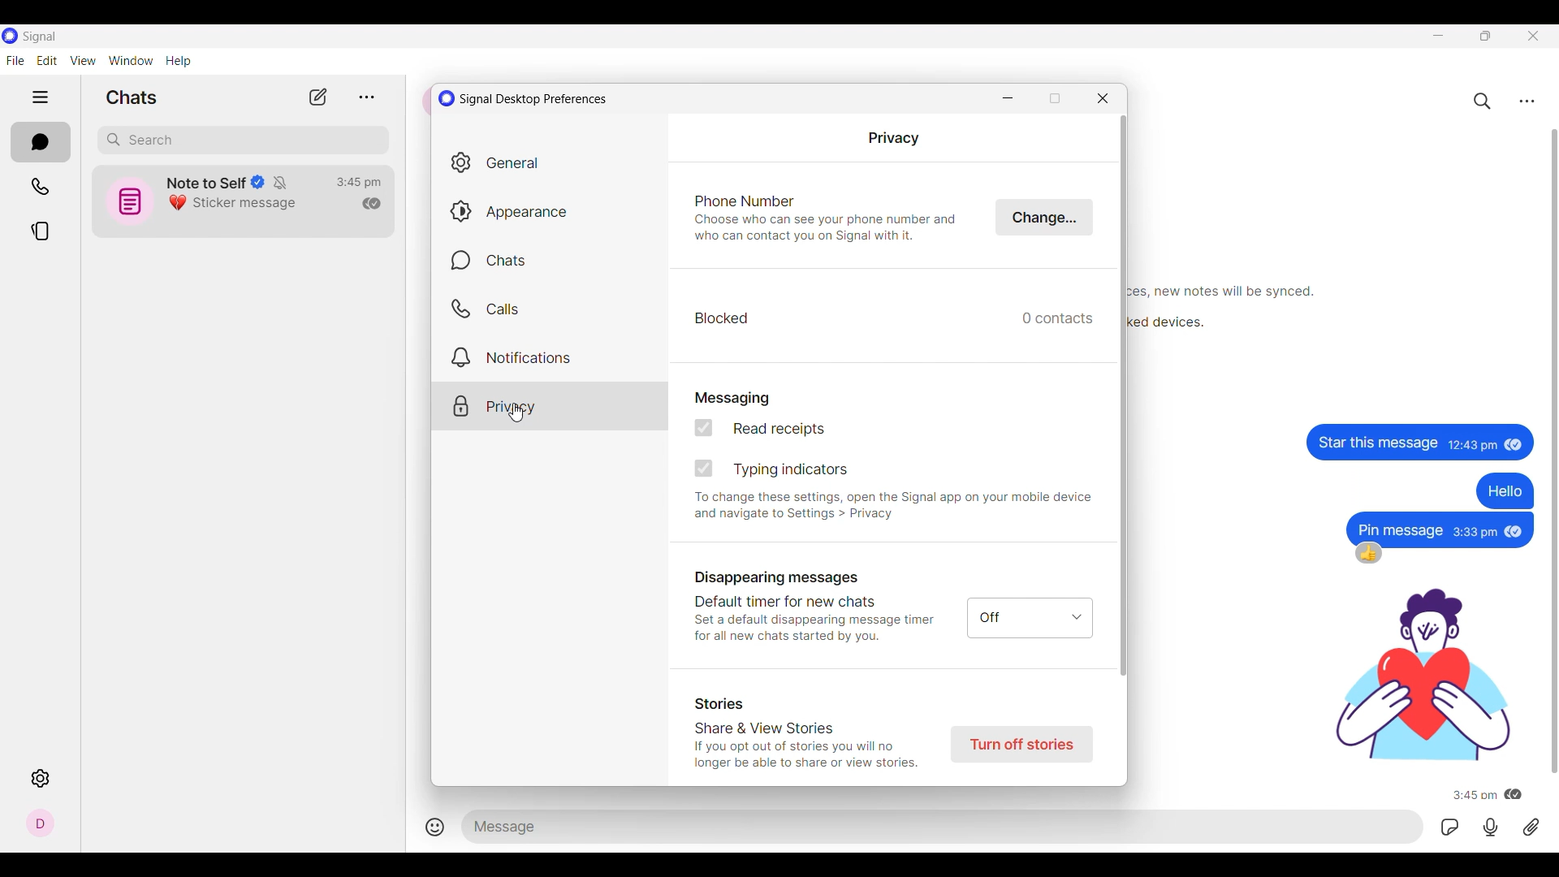 This screenshot has width=1559, height=877. What do you see at coordinates (11, 36) in the screenshot?
I see `Software logo` at bounding box center [11, 36].